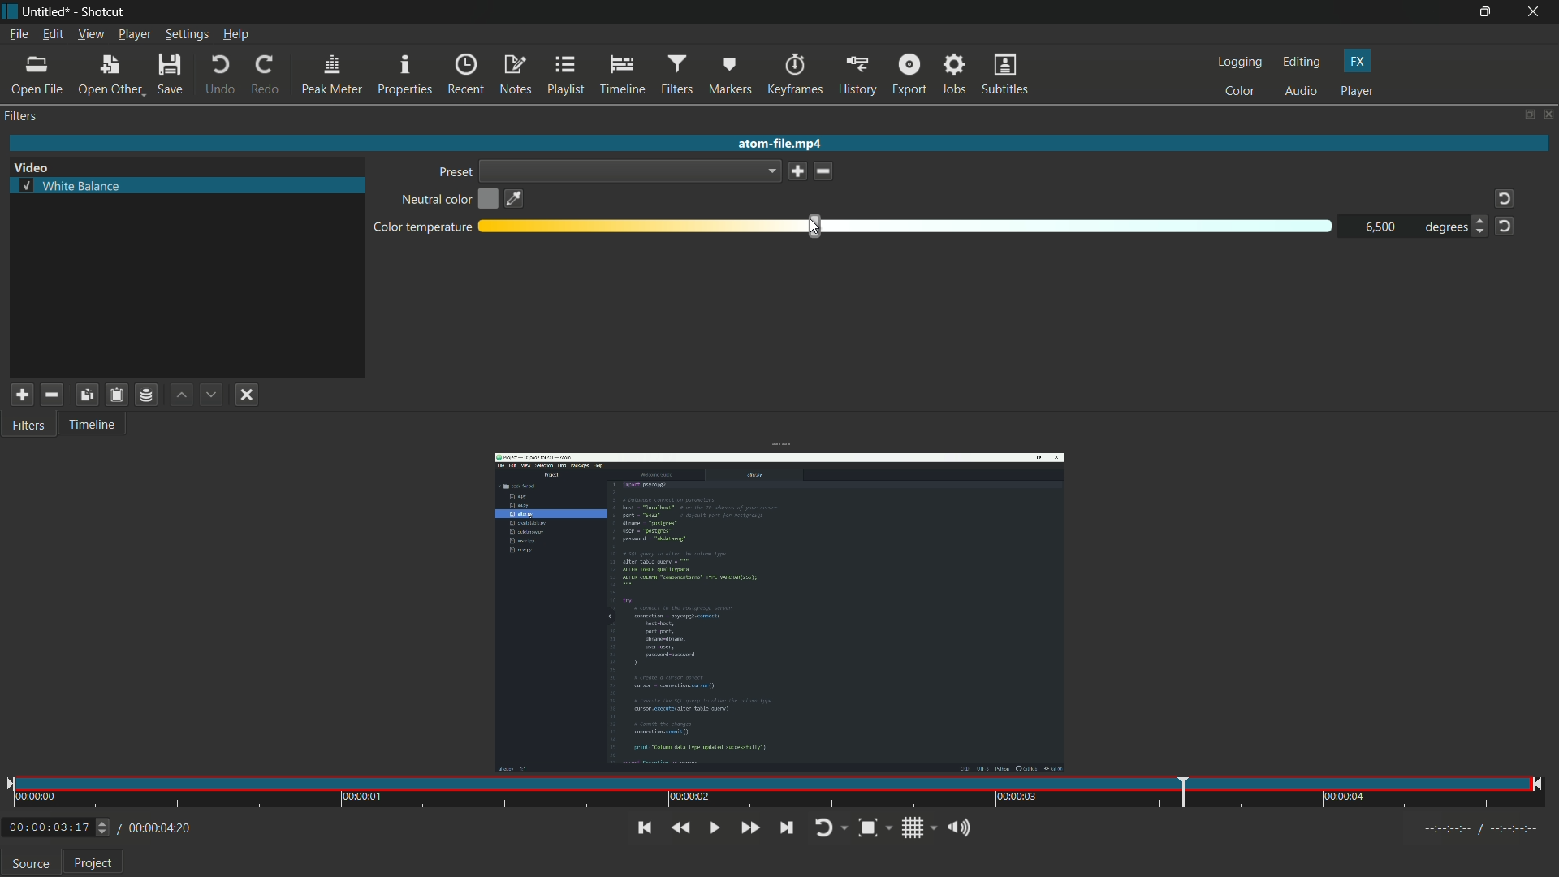 The image size is (1559, 877). What do you see at coordinates (786, 828) in the screenshot?
I see `skip to next point` at bounding box center [786, 828].